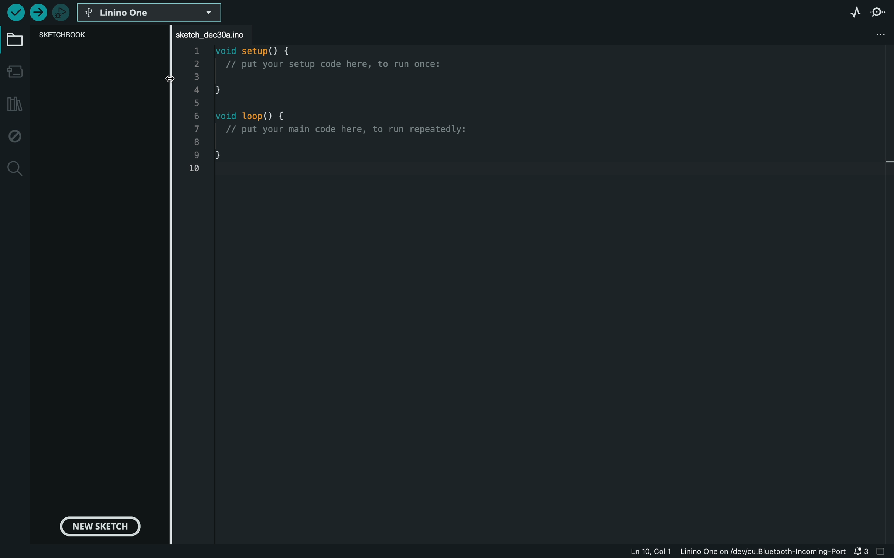 The width and height of the screenshot is (894, 558). What do you see at coordinates (13, 41) in the screenshot?
I see `board` at bounding box center [13, 41].